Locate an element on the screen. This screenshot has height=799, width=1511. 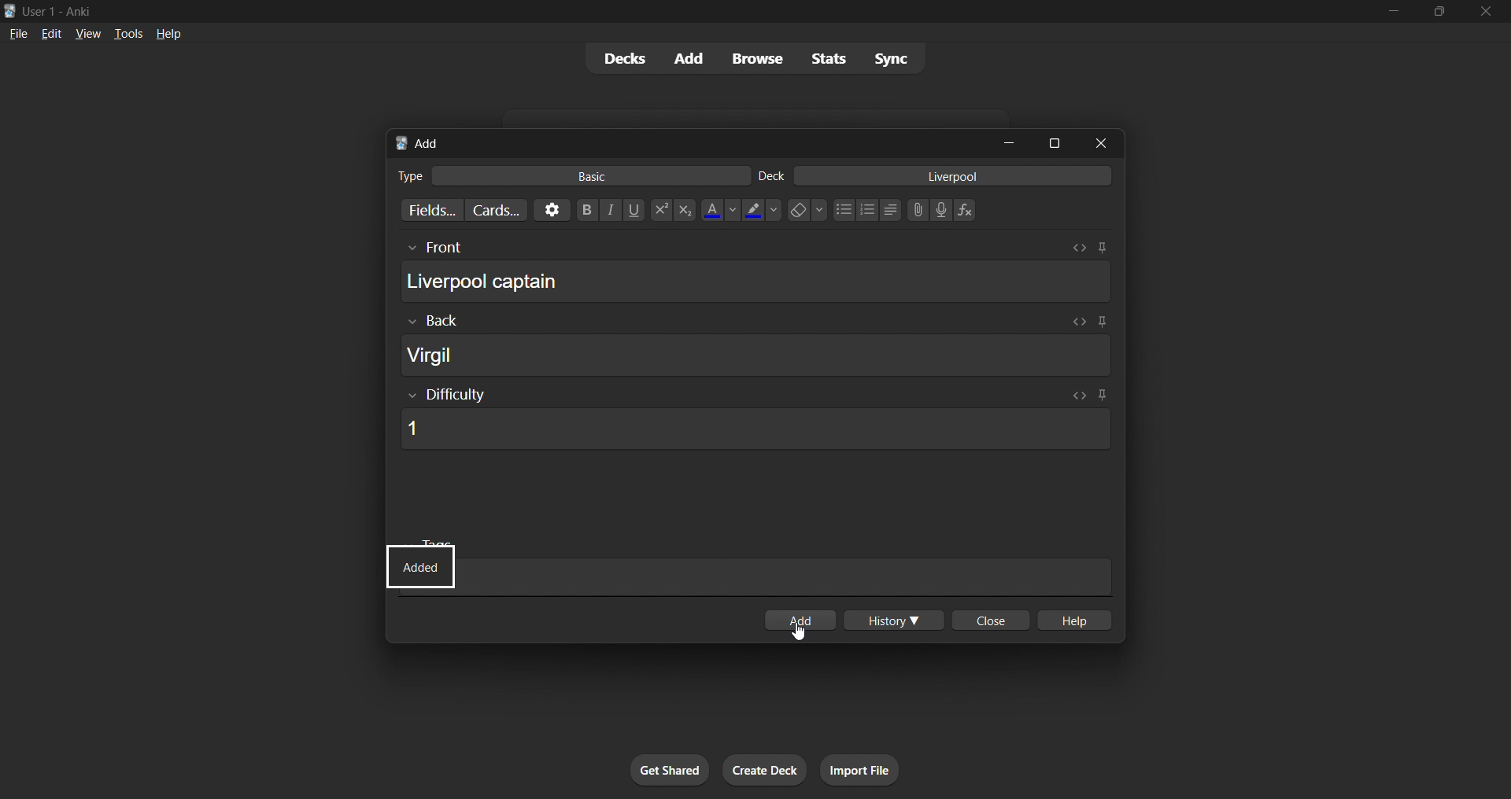
card front field input box is located at coordinates (755, 281).